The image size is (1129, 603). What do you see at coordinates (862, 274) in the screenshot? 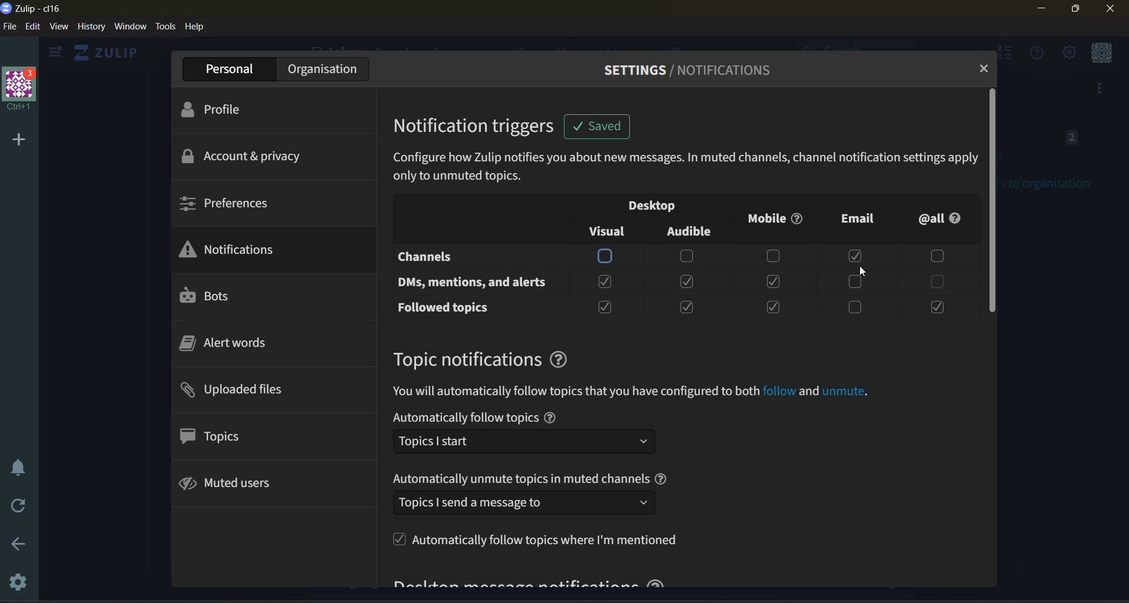
I see `cursor` at bounding box center [862, 274].